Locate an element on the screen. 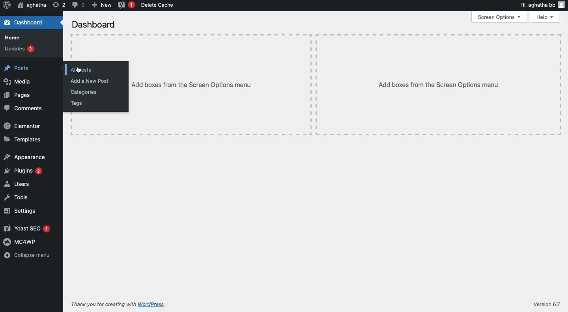  Users is located at coordinates (17, 183).